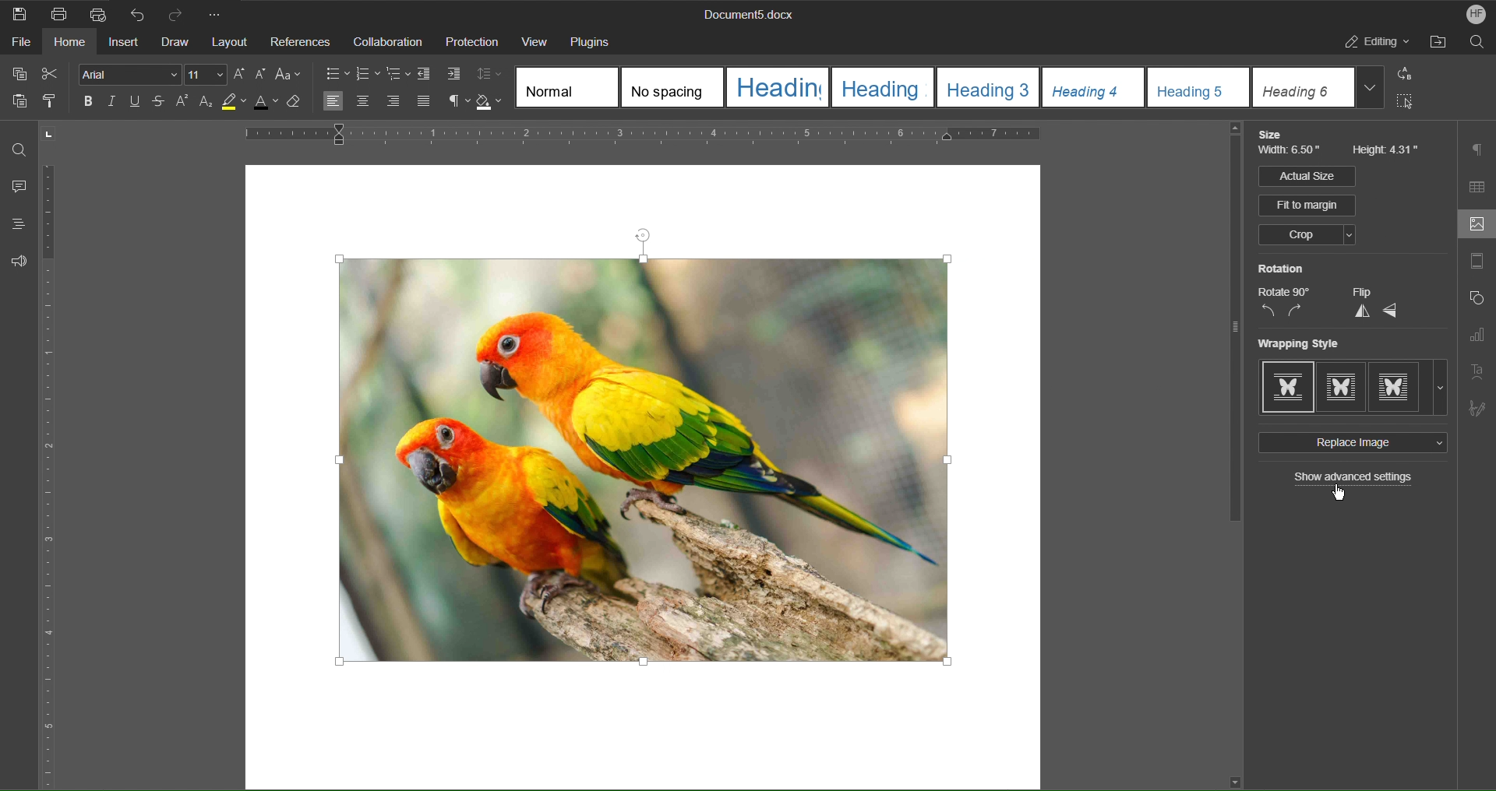  What do you see at coordinates (137, 13) in the screenshot?
I see `Undo` at bounding box center [137, 13].